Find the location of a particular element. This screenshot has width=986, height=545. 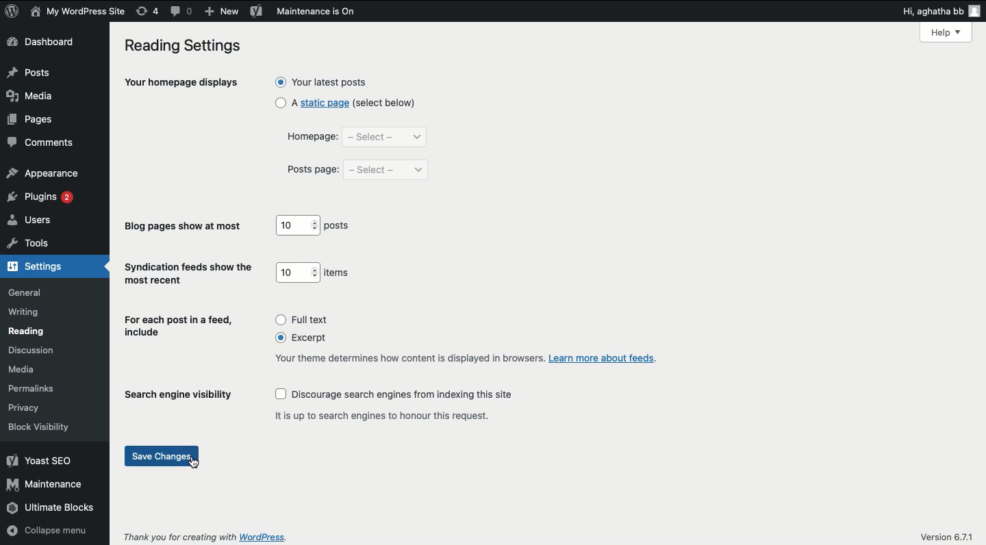

10 is located at coordinates (299, 224).